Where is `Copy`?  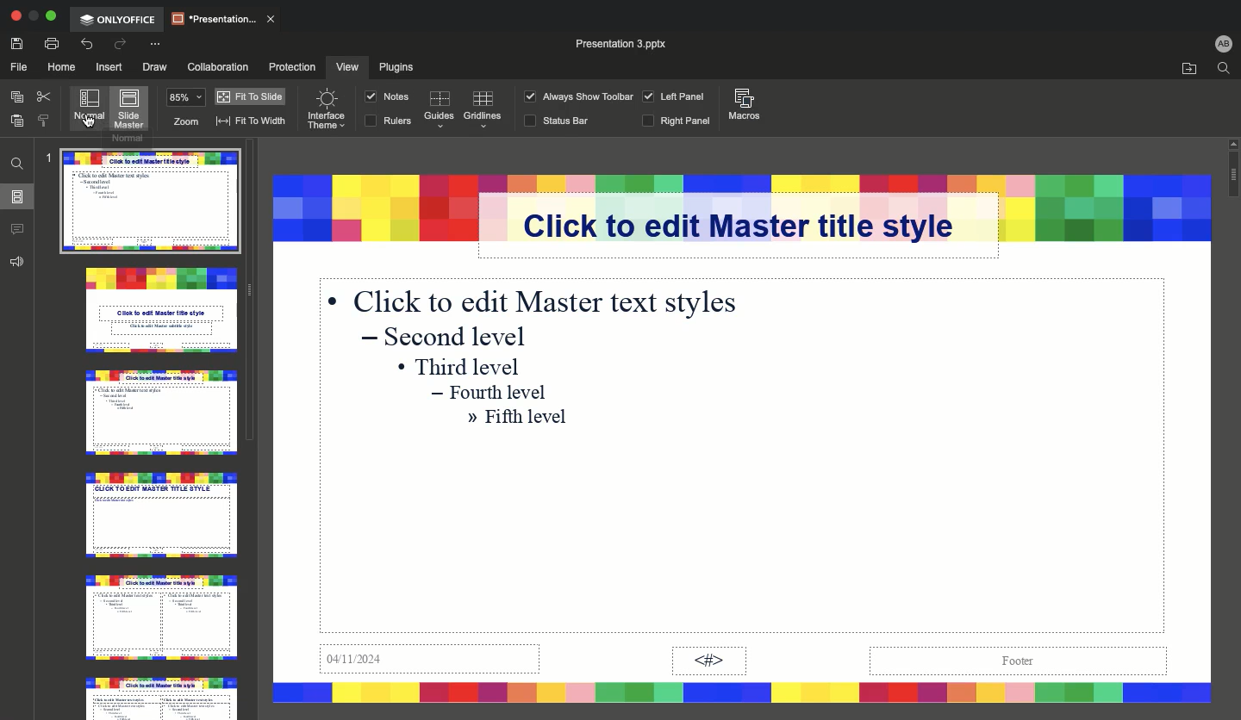 Copy is located at coordinates (16, 99).